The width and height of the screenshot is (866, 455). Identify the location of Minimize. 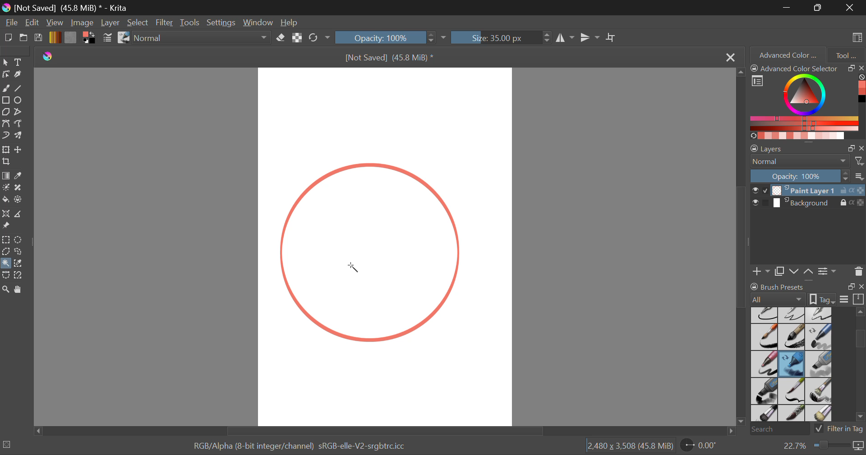
(820, 8).